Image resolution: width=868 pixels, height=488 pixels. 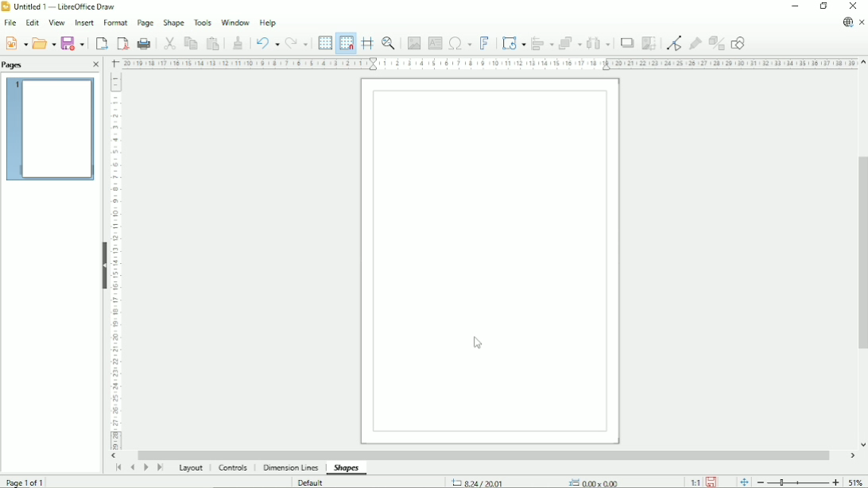 What do you see at coordinates (571, 43) in the screenshot?
I see `Arrange` at bounding box center [571, 43].